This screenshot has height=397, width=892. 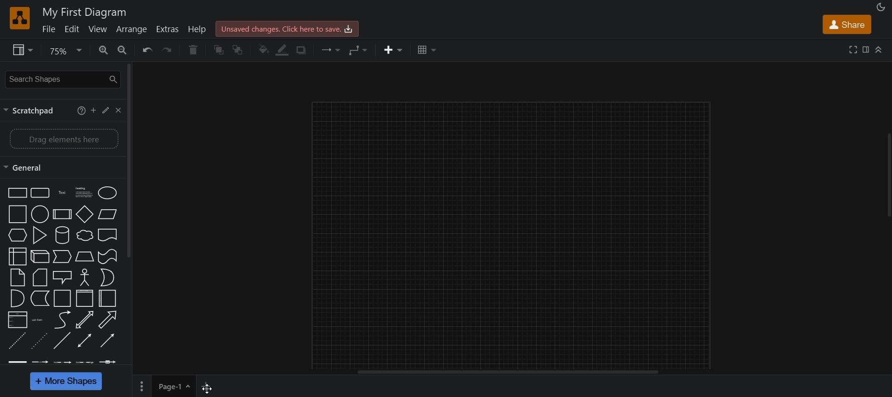 What do you see at coordinates (306, 51) in the screenshot?
I see `shadow` at bounding box center [306, 51].